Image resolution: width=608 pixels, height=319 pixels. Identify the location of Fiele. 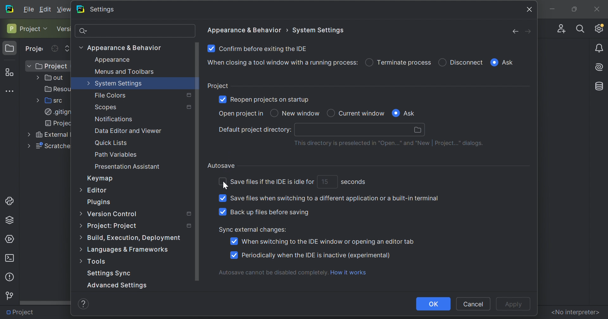
(29, 9).